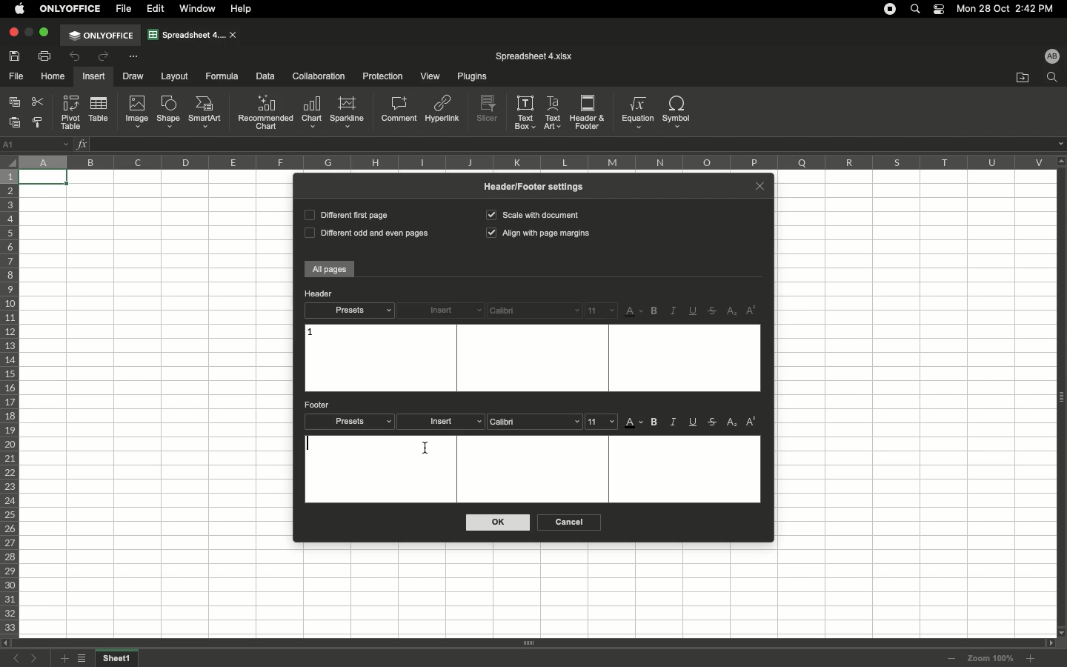 The height and width of the screenshot is (667, 1067). I want to click on Cut, so click(39, 102).